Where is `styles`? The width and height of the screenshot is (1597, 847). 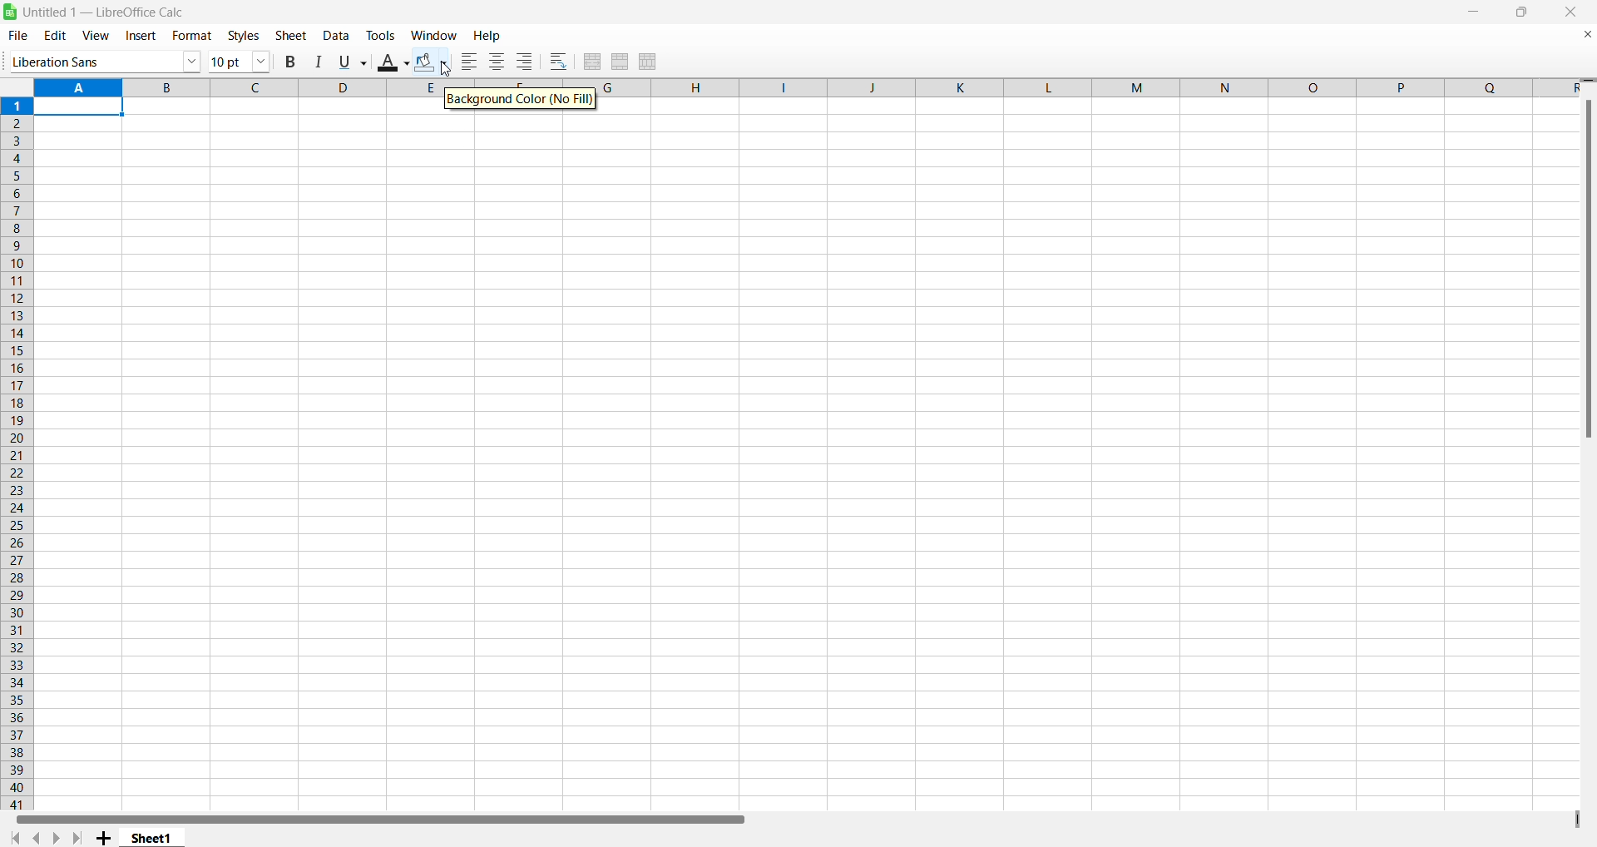
styles is located at coordinates (242, 35).